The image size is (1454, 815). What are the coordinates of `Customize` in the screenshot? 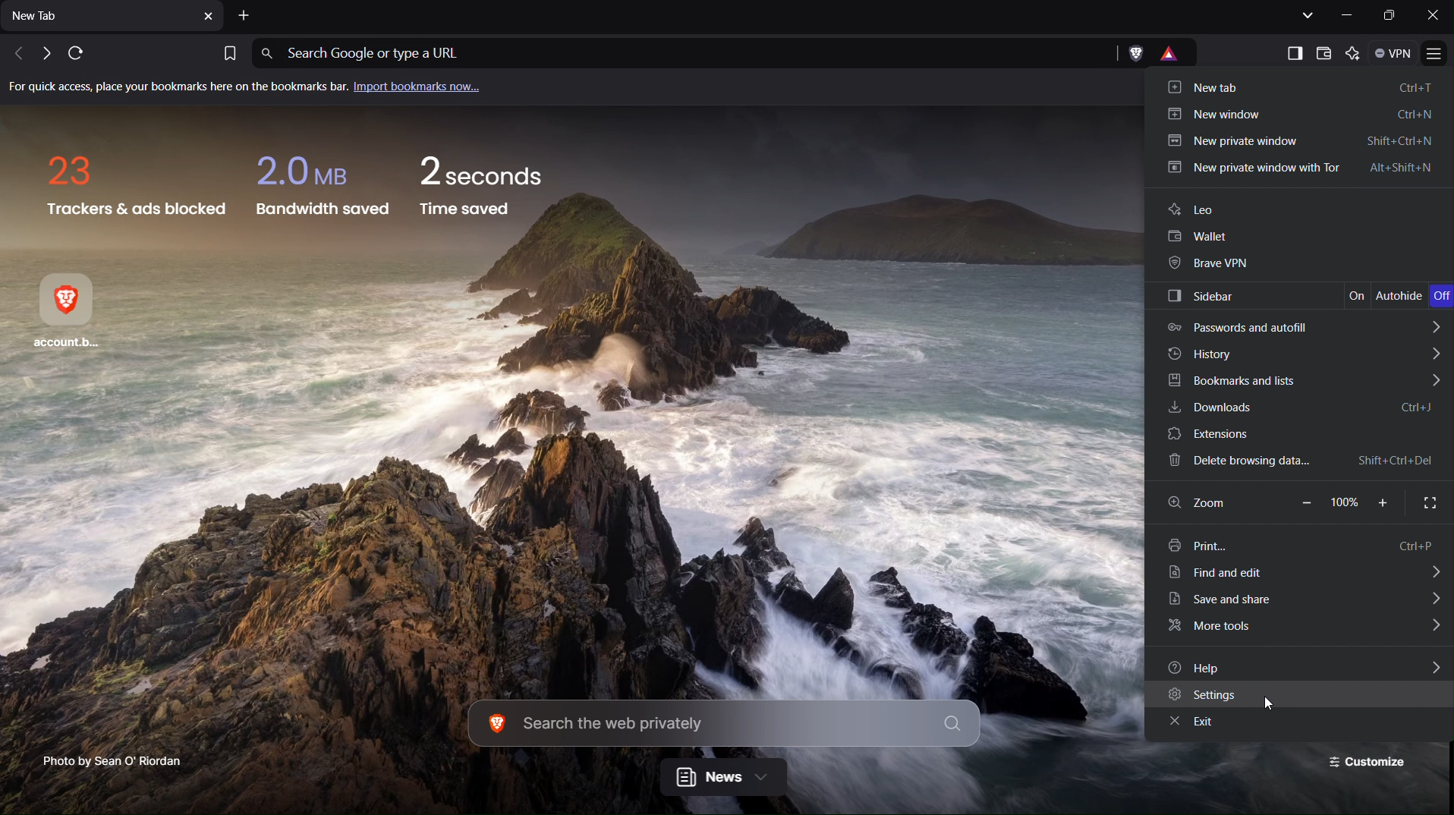 It's located at (1370, 762).